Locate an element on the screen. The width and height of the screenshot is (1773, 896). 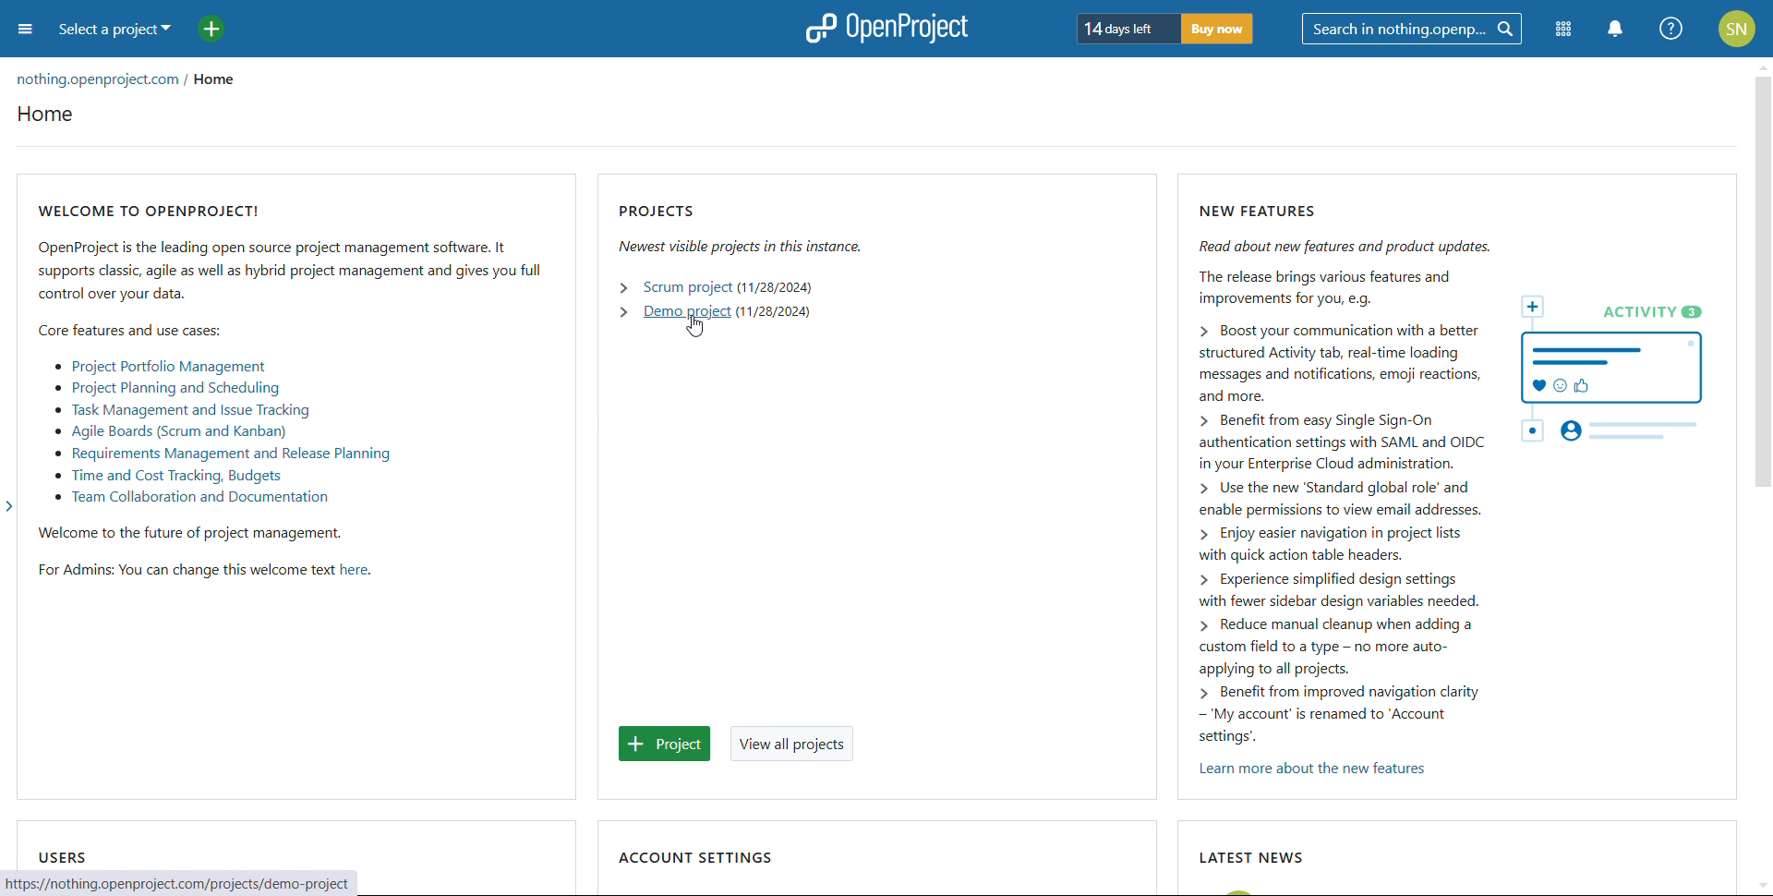
project portfolio management is located at coordinates (160, 367).